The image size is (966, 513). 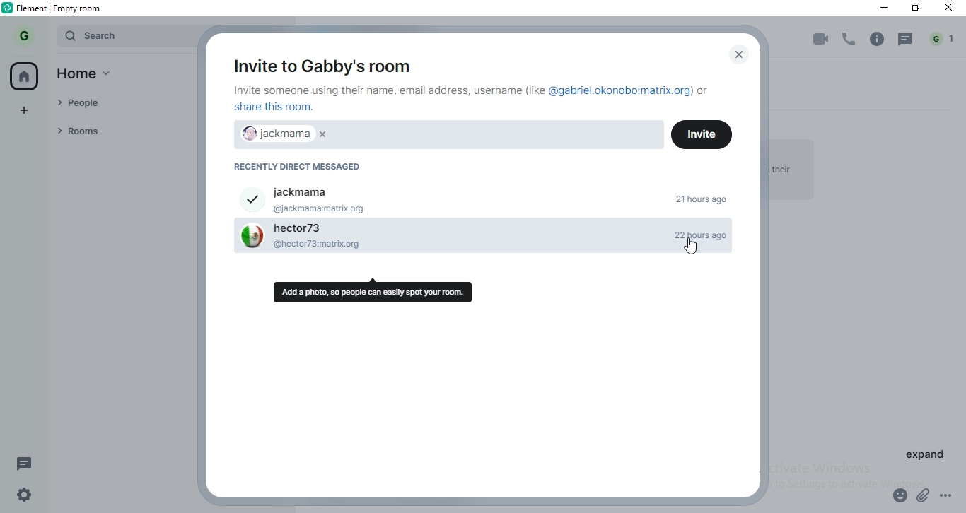 I want to click on close, so click(x=735, y=55).